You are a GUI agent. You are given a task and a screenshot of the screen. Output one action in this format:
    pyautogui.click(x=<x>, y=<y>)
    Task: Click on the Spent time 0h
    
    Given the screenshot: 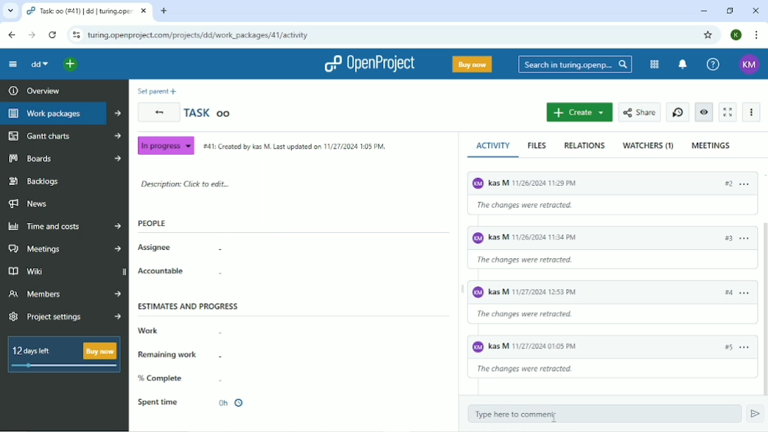 What is the action you would take?
    pyautogui.click(x=191, y=403)
    